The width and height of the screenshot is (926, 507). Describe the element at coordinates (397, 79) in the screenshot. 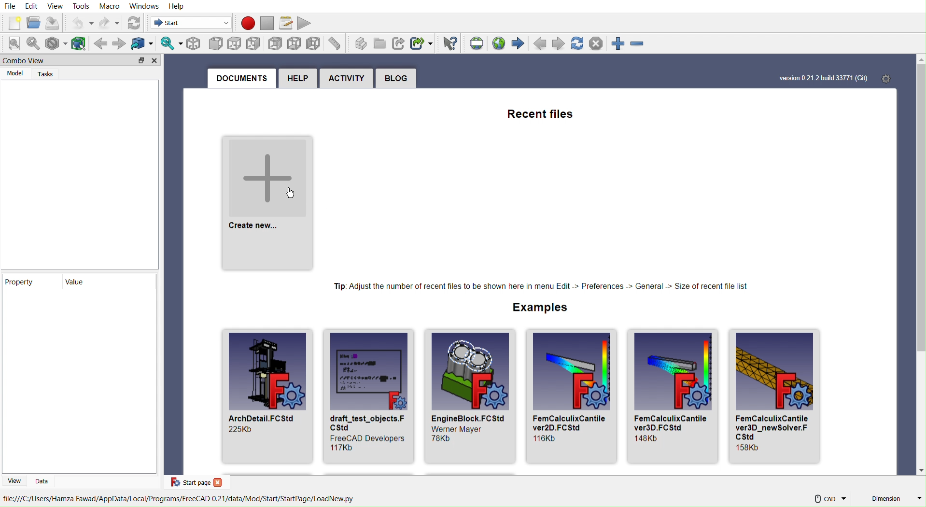

I see `Blog` at that location.